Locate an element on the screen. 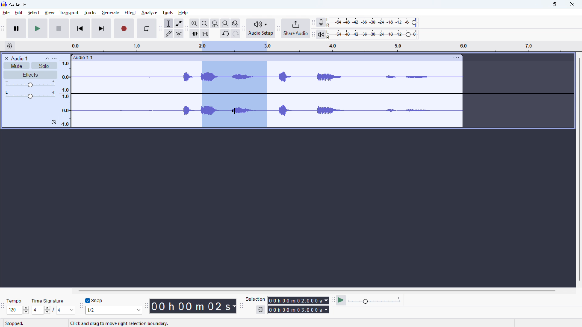 This screenshot has height=327, width=582. Trap control panel menu is located at coordinates (55, 58).